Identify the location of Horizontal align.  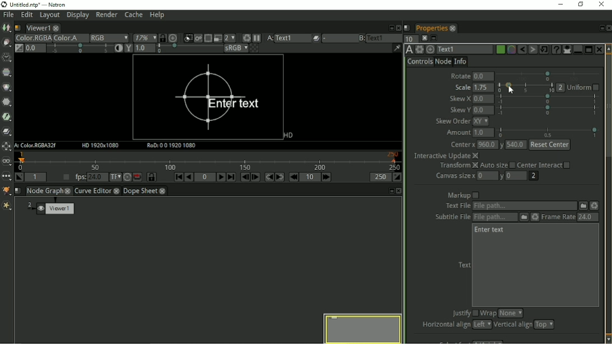
(455, 325).